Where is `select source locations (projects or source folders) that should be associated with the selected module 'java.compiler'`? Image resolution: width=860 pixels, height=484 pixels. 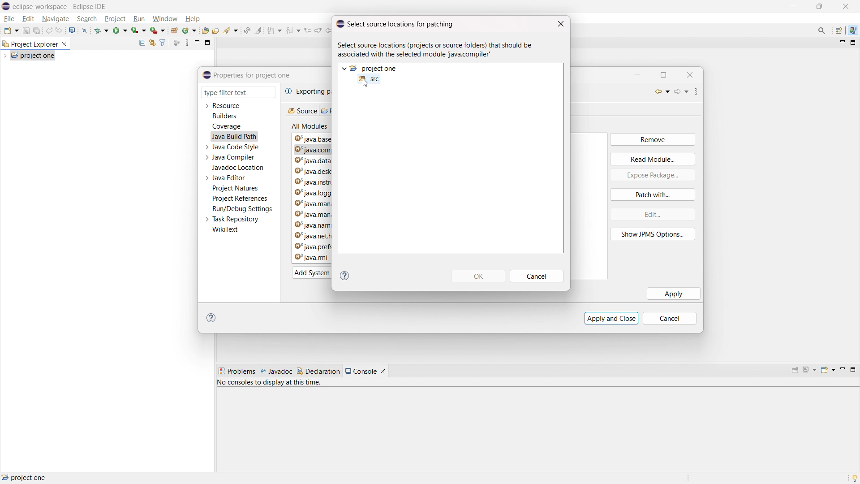 select source locations (projects or source folders) that should be associated with the selected module 'java.compiler' is located at coordinates (438, 50).